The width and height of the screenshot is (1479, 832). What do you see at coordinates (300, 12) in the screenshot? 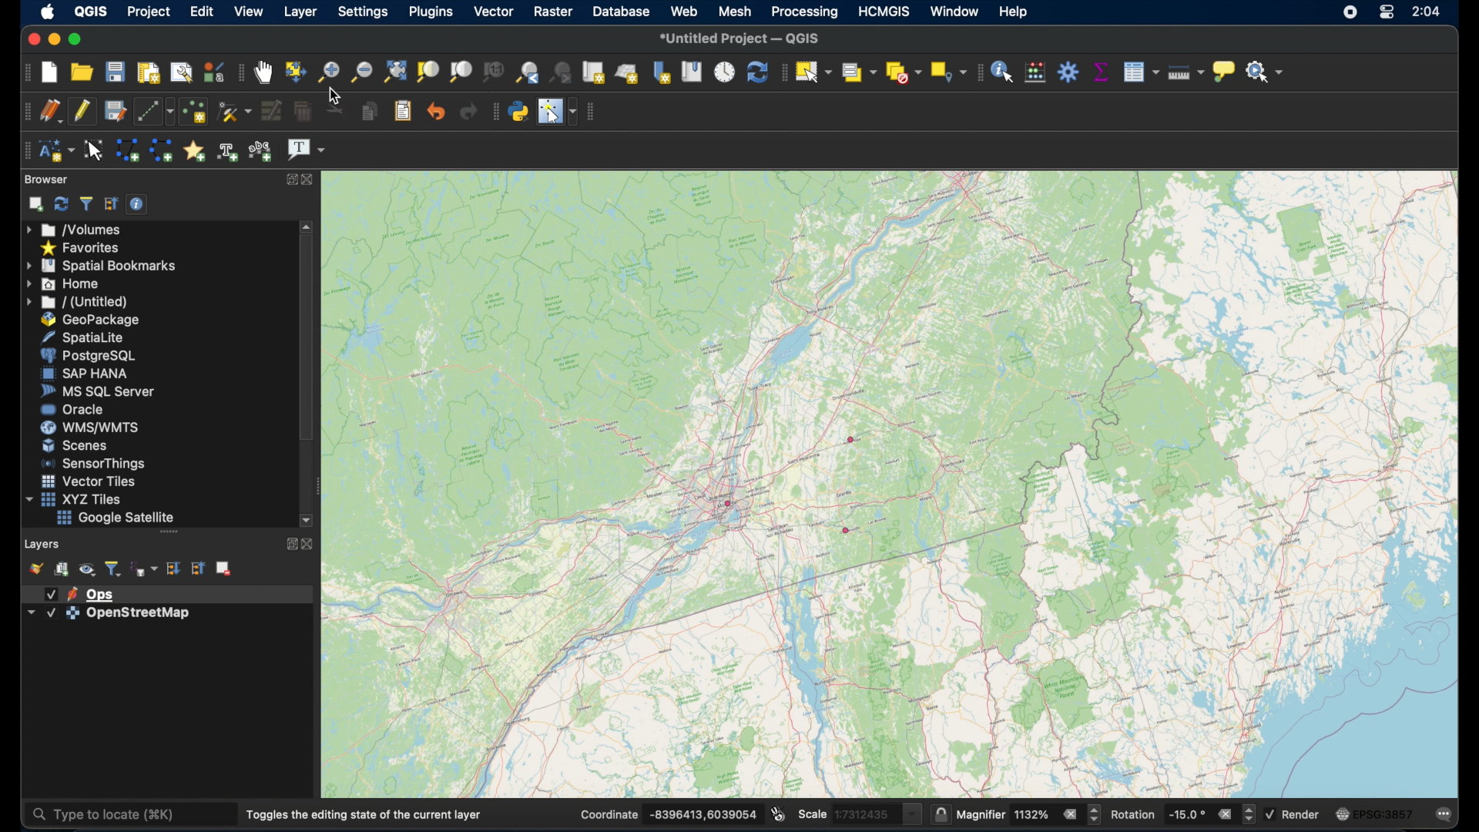
I see `layer` at bounding box center [300, 12].